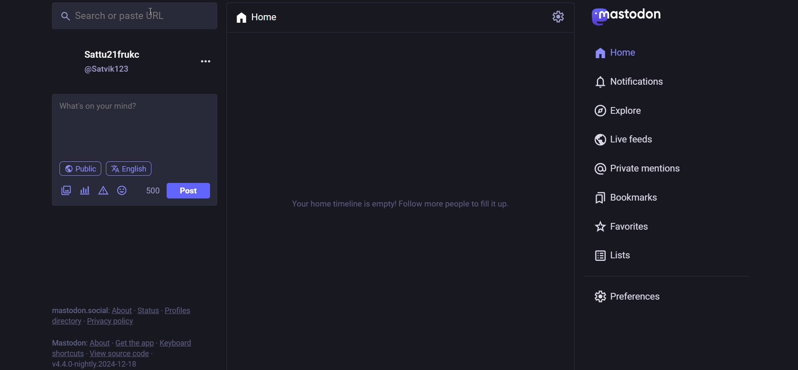 This screenshot has height=370, width=798. Describe the element at coordinates (615, 254) in the screenshot. I see `list` at that location.